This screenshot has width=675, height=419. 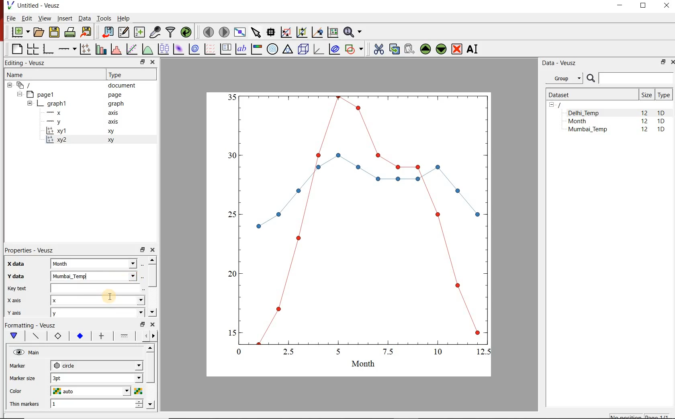 I want to click on 12, so click(x=644, y=112).